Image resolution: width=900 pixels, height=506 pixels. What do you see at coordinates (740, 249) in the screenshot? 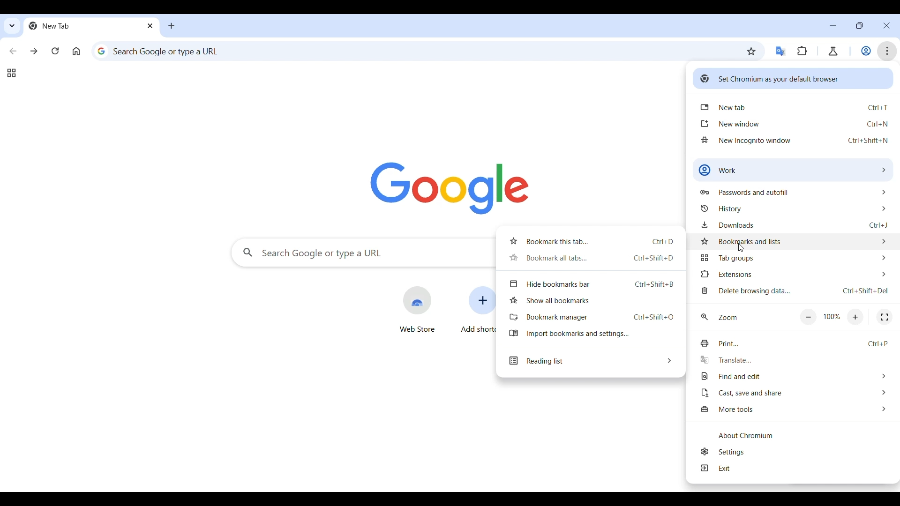
I see `Cursor` at bounding box center [740, 249].